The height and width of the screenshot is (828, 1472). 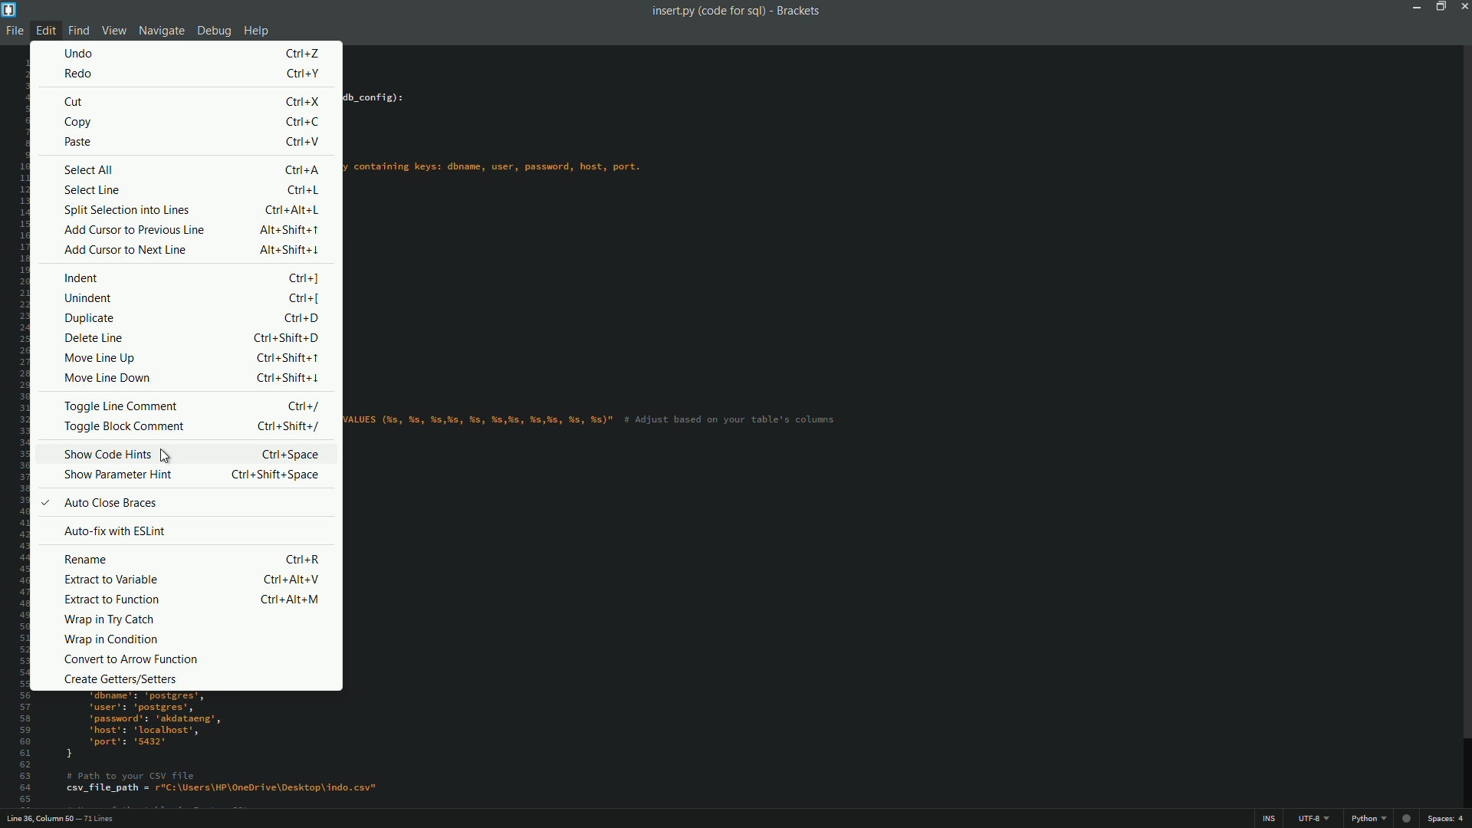 I want to click on create getter/setter, so click(x=117, y=679).